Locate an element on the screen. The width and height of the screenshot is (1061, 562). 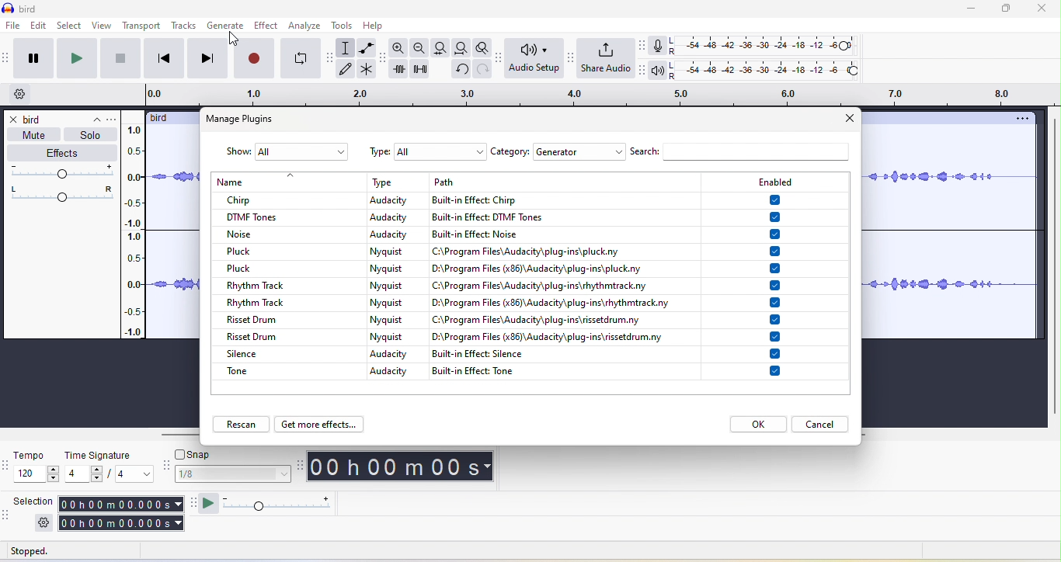
timeline option is located at coordinates (19, 95).